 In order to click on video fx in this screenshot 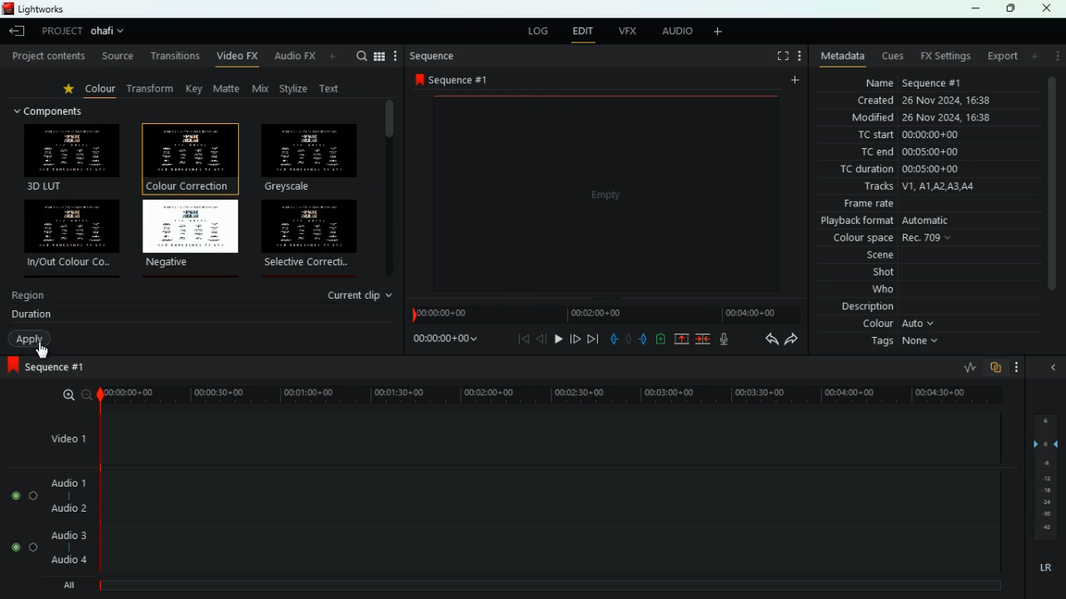, I will do `click(238, 57)`.